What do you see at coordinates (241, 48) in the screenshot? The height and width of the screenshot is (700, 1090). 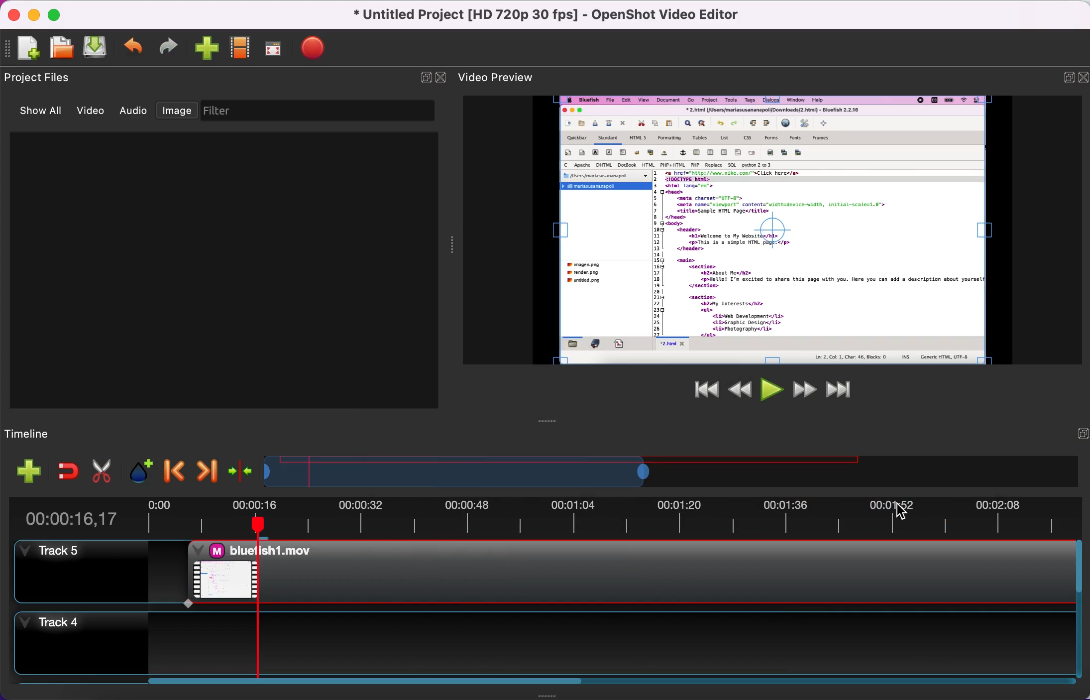 I see `choose profile` at bounding box center [241, 48].